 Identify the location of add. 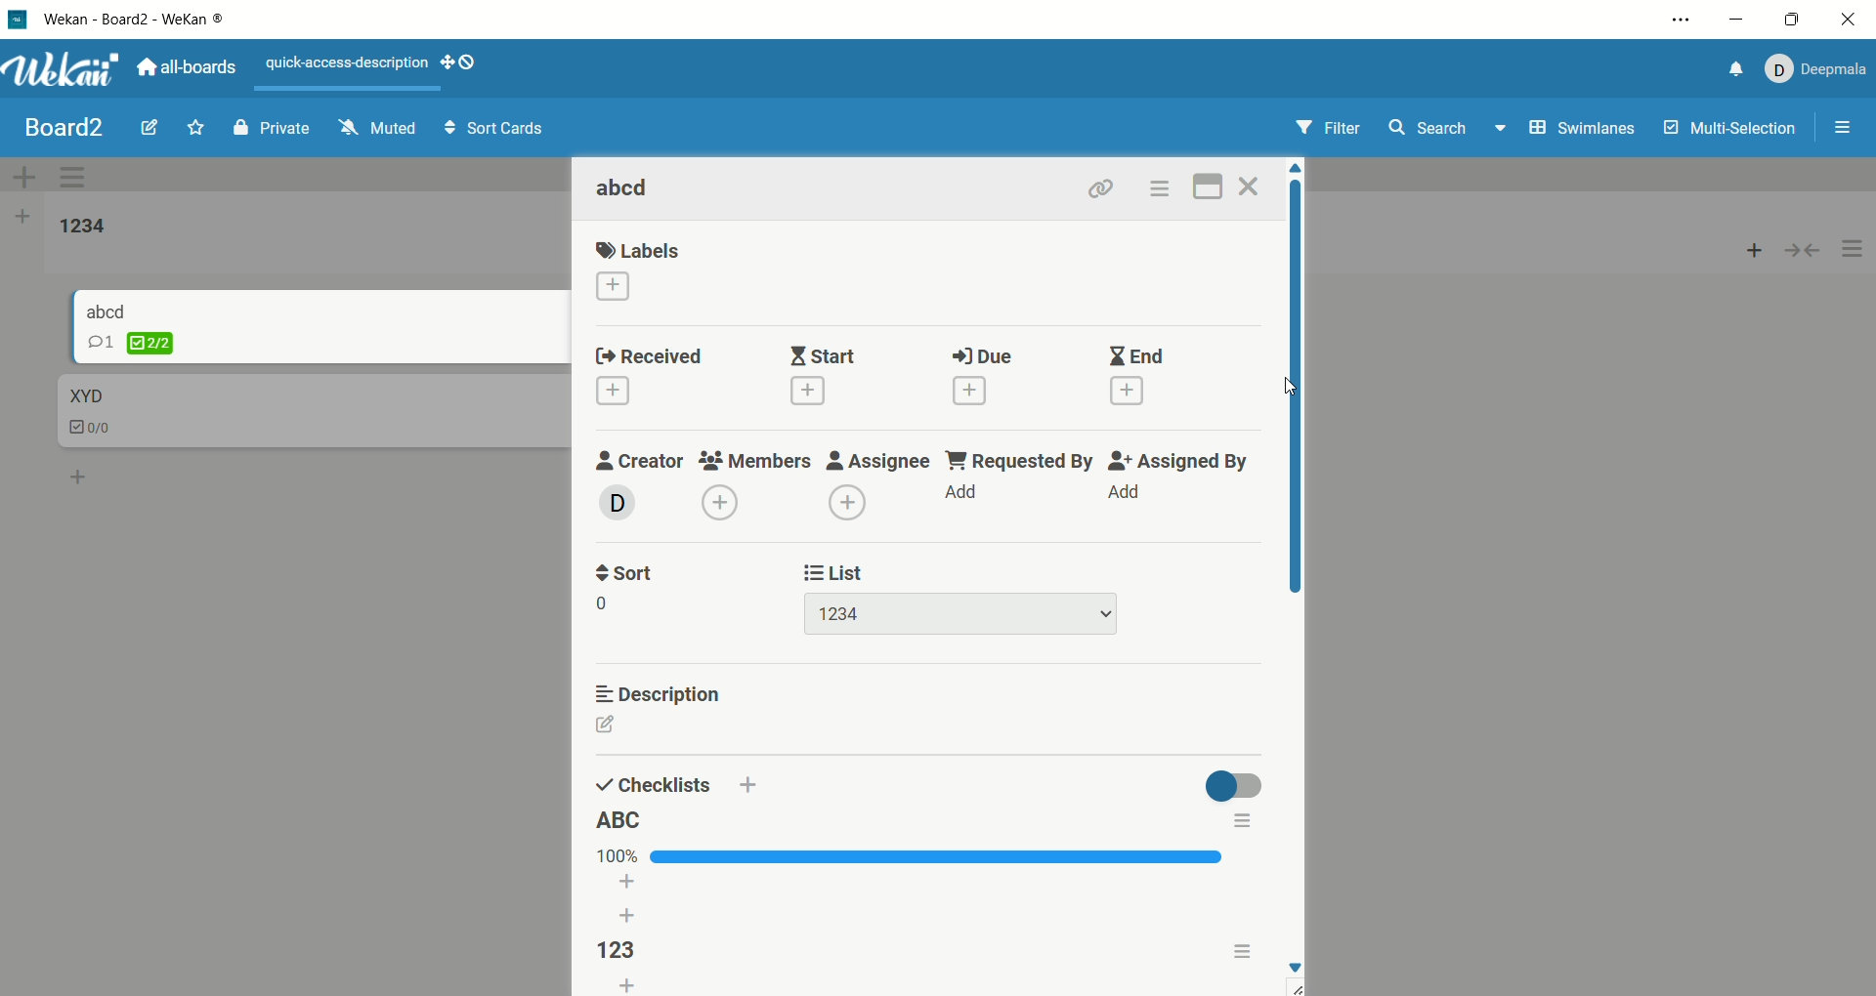
(1755, 245).